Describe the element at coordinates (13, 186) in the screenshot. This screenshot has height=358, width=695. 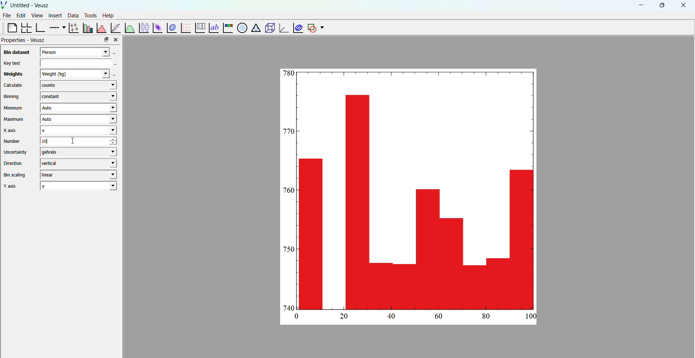
I see `Y axis` at that location.